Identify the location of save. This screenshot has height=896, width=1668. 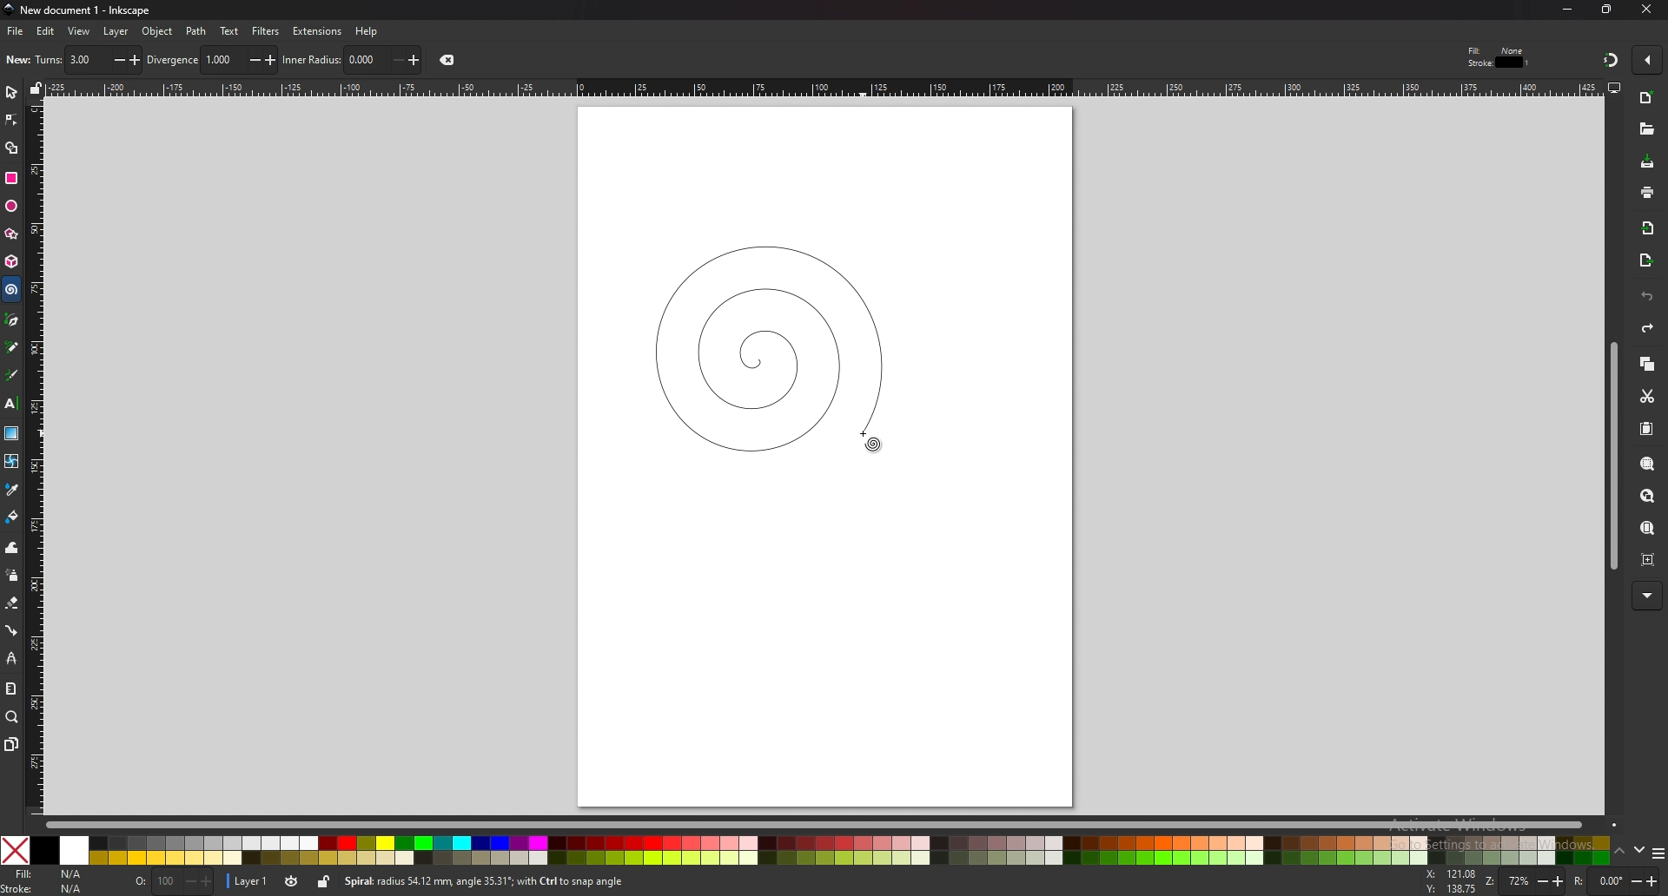
(1647, 161).